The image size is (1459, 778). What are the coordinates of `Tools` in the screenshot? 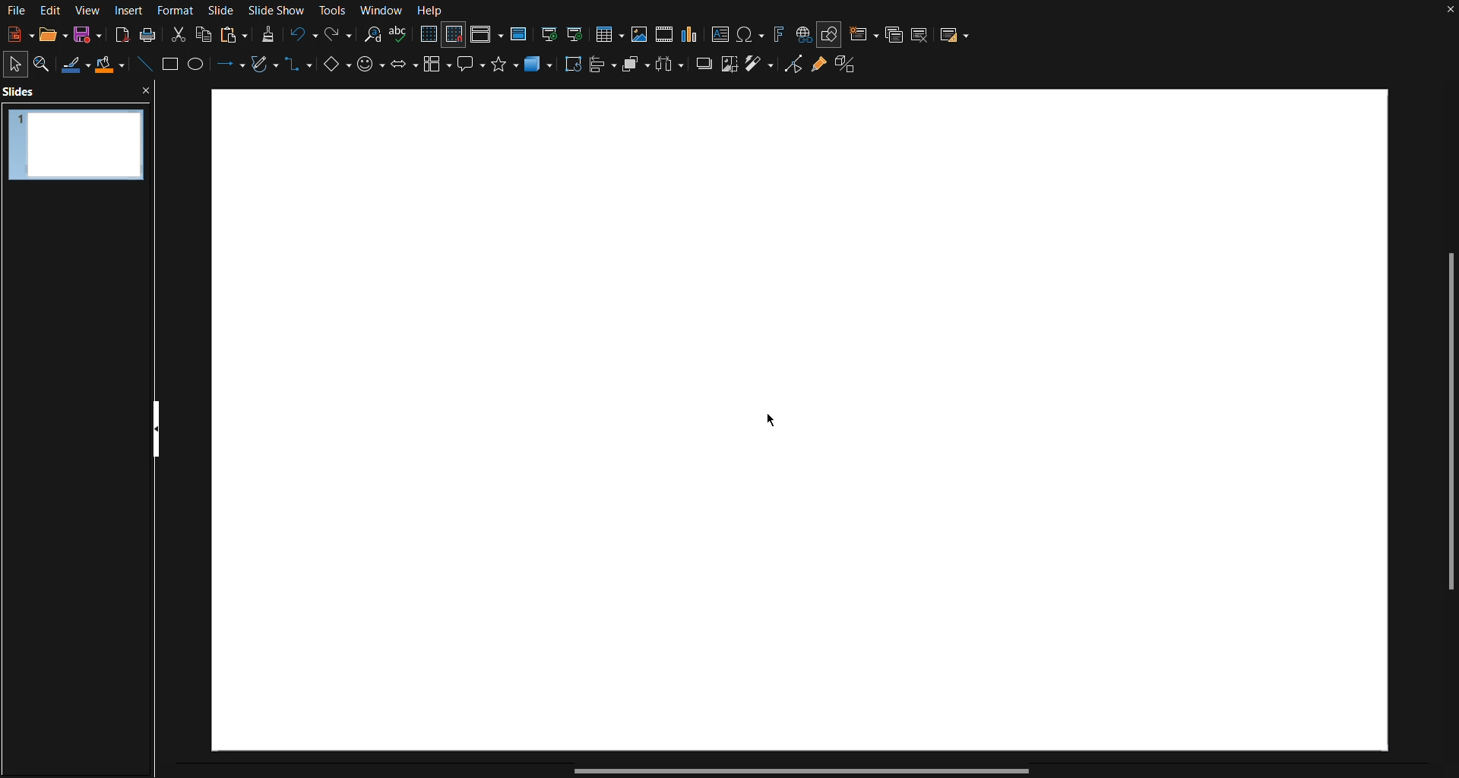 It's located at (334, 11).